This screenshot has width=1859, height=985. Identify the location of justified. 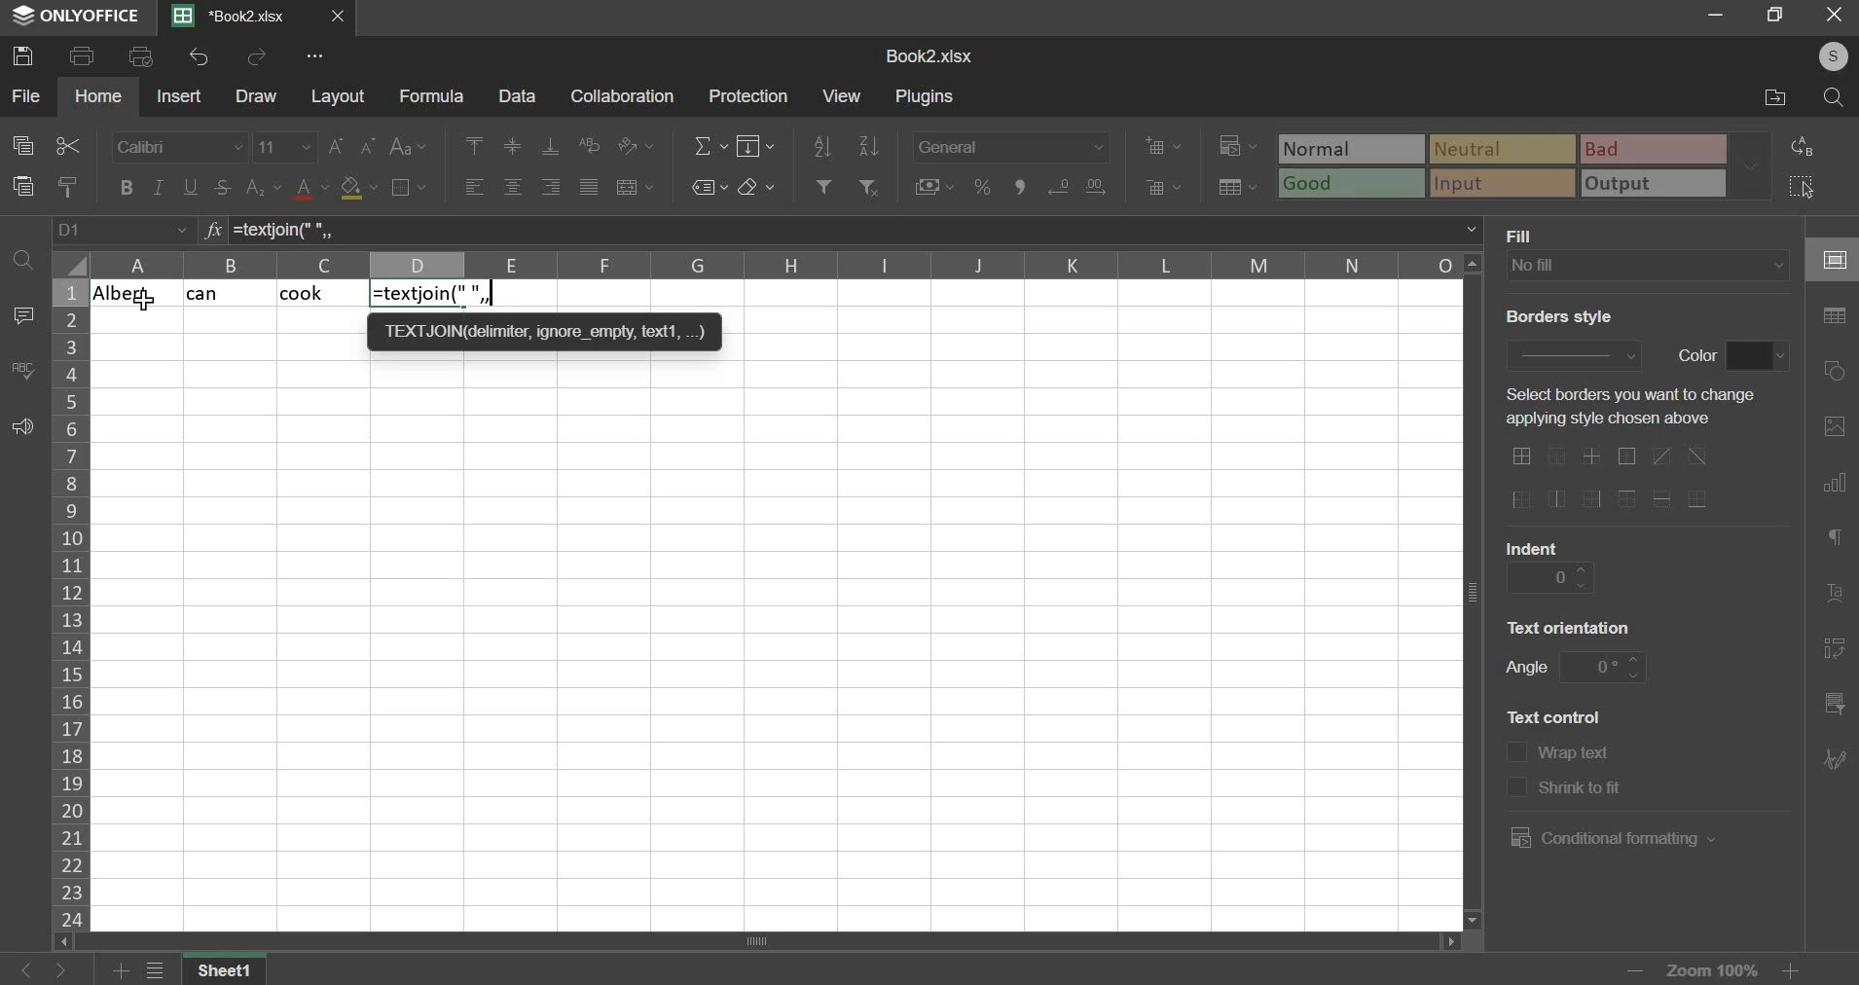
(588, 186).